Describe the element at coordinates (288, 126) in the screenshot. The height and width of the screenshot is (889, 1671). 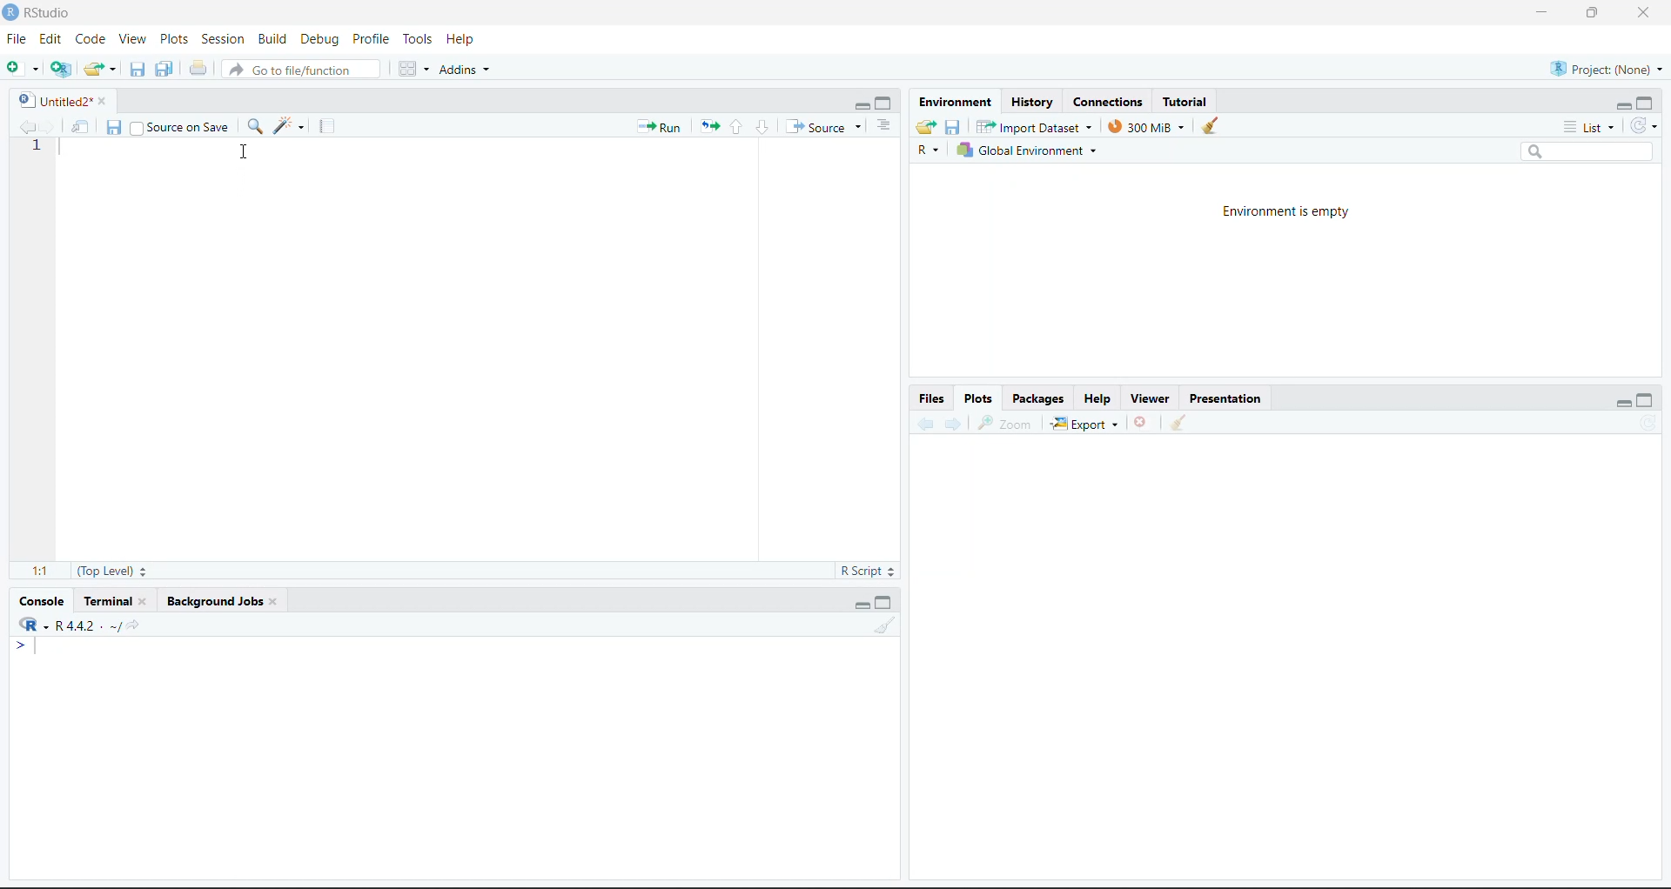
I see `code tools` at that location.